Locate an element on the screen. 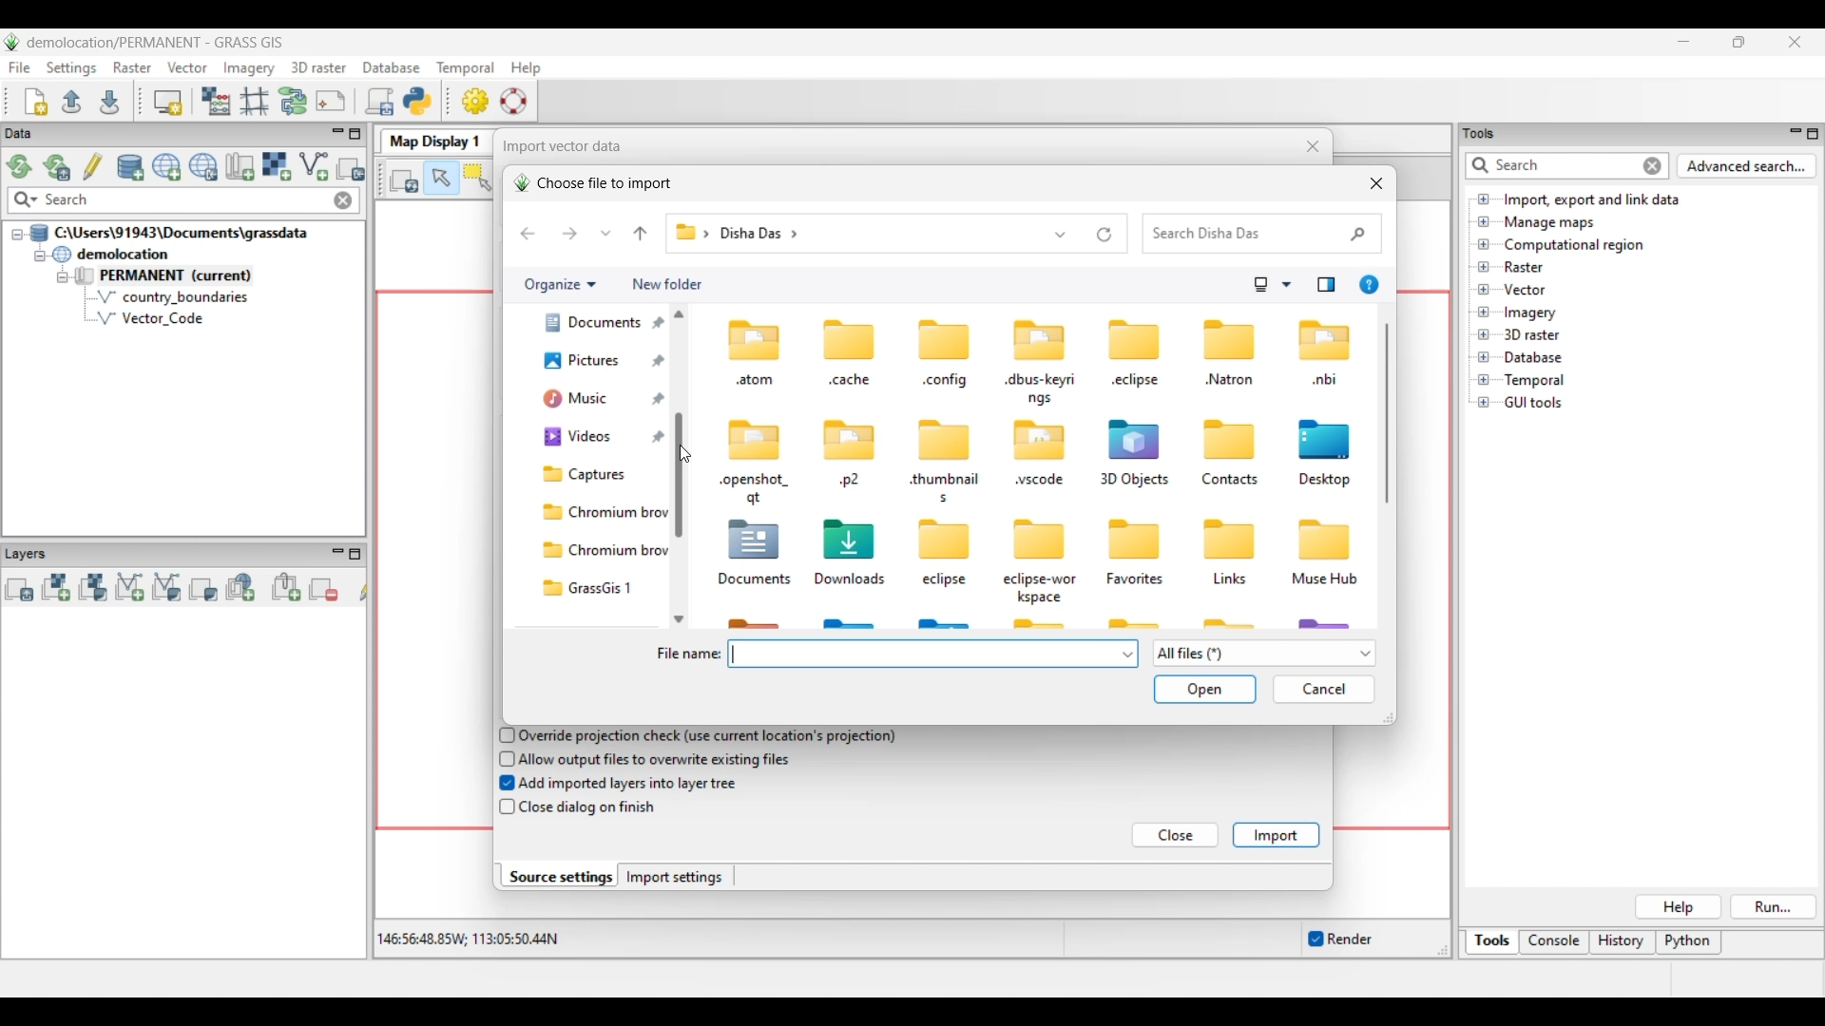 Image resolution: width=1825 pixels, height=1026 pixels. icon is located at coordinates (1134, 339).